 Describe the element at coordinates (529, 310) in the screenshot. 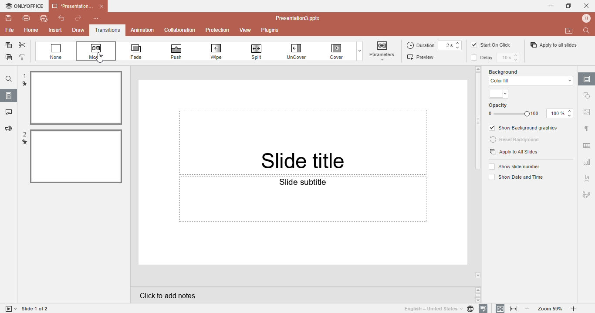

I see `Zoom out` at that location.